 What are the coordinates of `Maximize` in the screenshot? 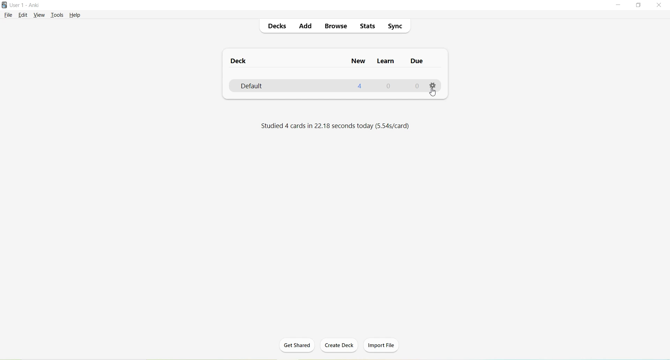 It's located at (638, 5).